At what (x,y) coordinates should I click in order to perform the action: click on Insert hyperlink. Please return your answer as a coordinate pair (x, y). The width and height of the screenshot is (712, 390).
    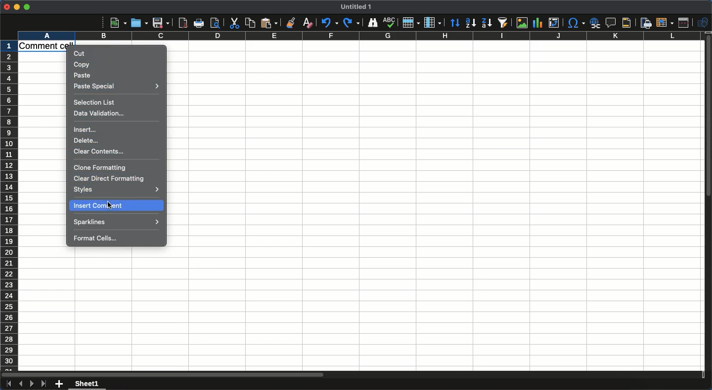
    Looking at the image, I should click on (594, 22).